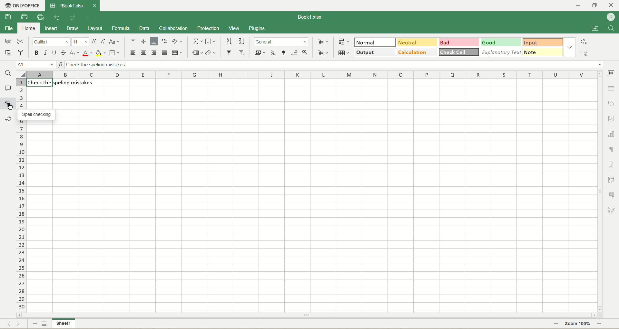 This screenshot has height=329, width=619. Describe the element at coordinates (242, 41) in the screenshot. I see `sort descending` at that location.